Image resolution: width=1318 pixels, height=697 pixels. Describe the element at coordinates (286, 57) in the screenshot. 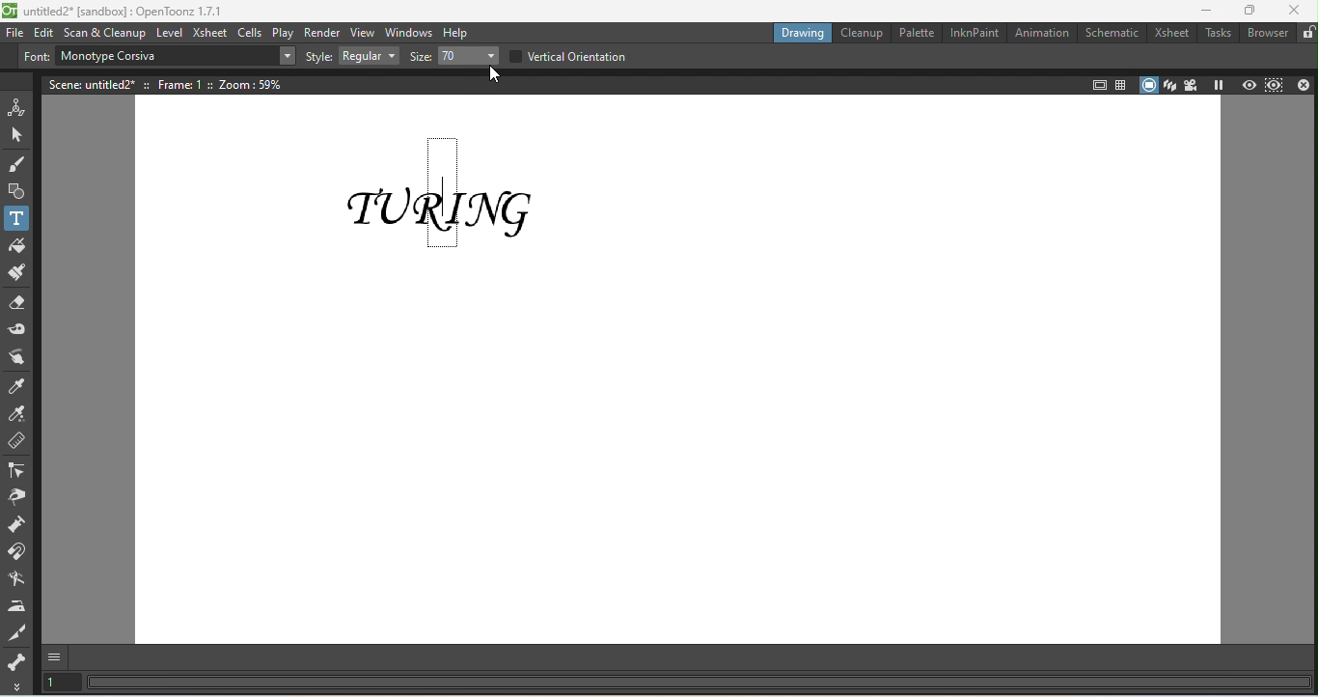

I see `Drop down` at that location.